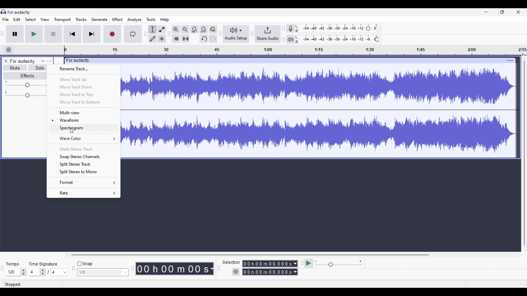  Describe the element at coordinates (84, 193) in the screenshot. I see `Rate options ` at that location.